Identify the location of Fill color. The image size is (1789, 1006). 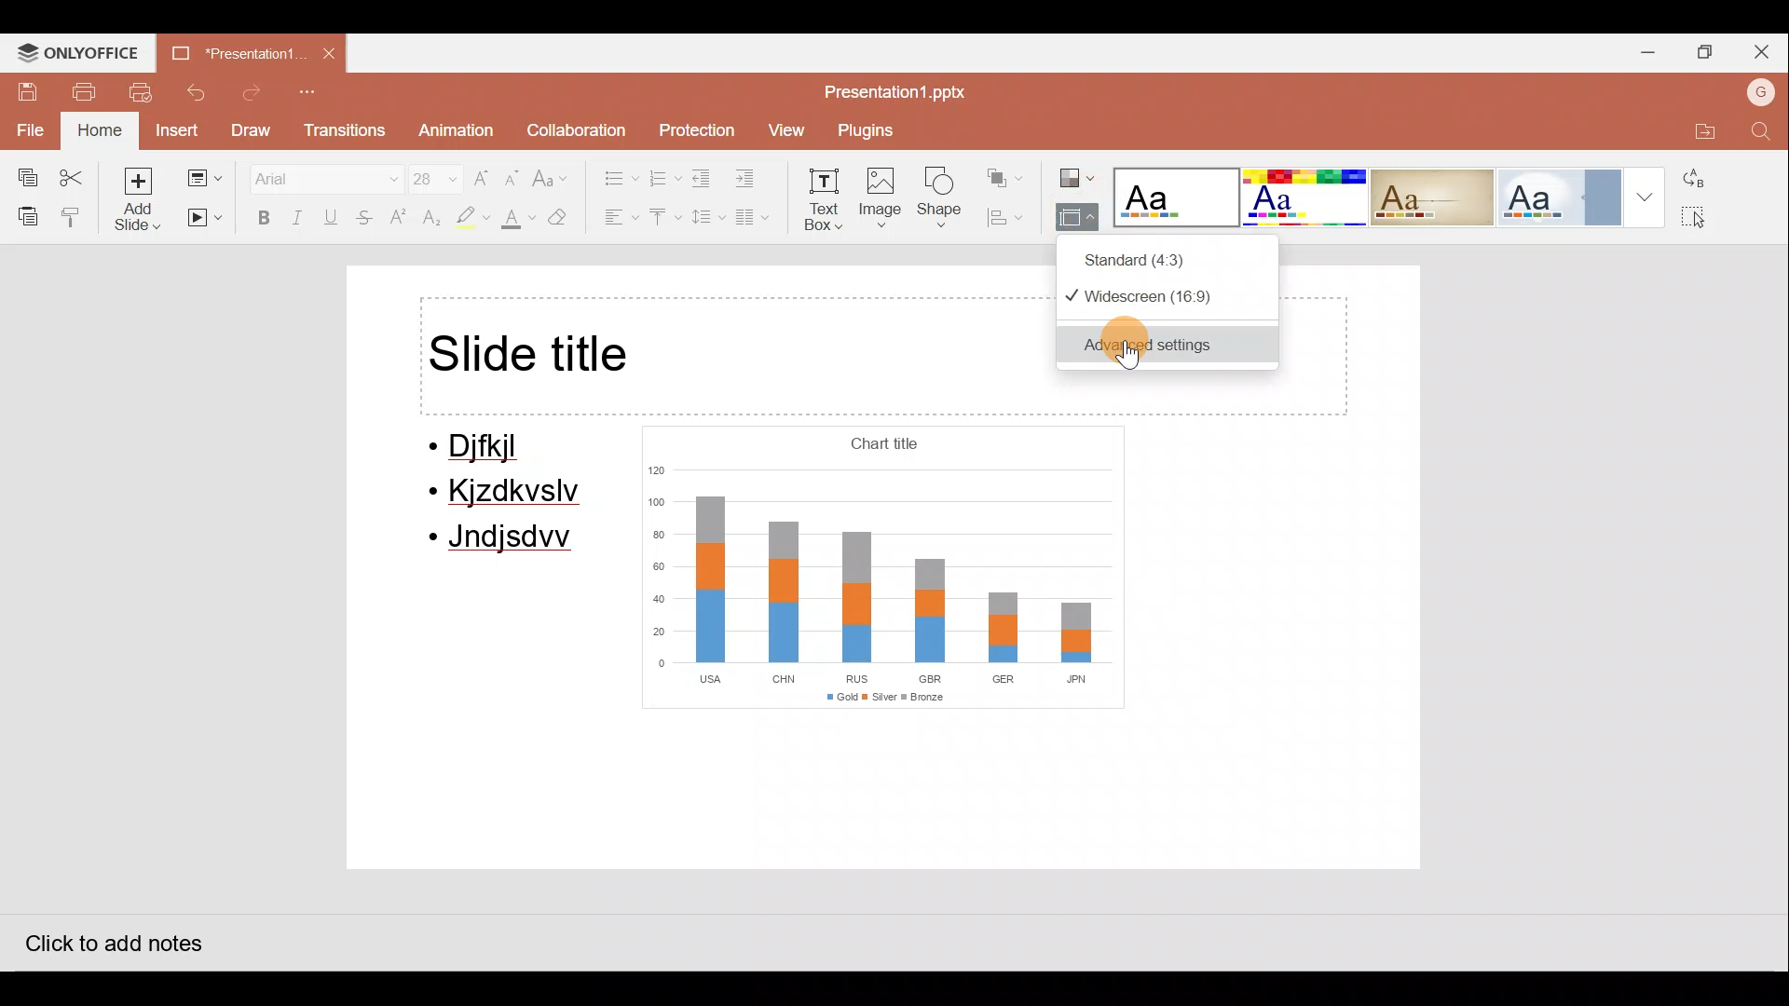
(515, 222).